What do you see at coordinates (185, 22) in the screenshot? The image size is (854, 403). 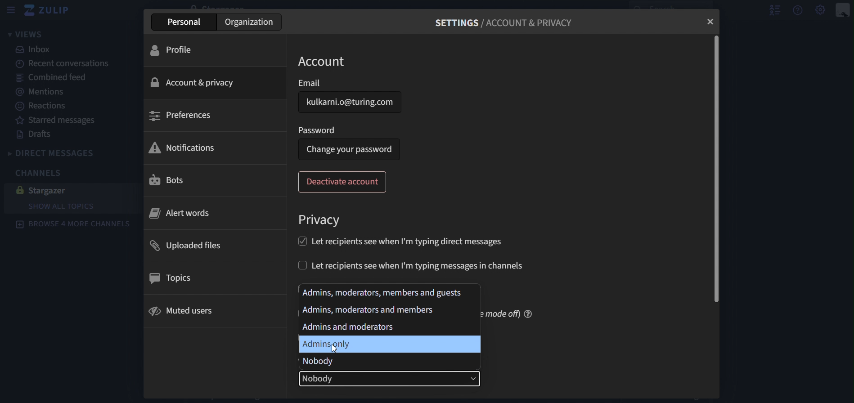 I see `personal` at bounding box center [185, 22].